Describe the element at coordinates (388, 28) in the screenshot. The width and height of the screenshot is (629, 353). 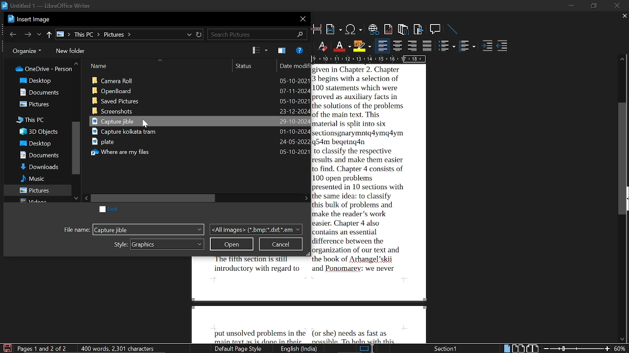
I see `insert footnote` at that location.